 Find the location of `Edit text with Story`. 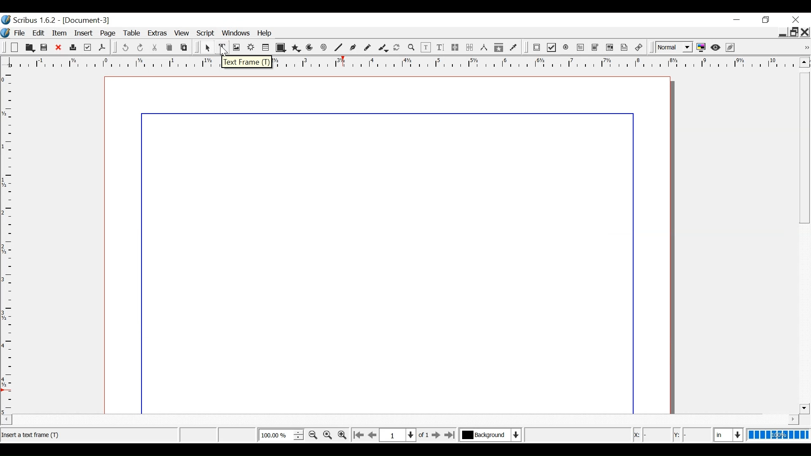

Edit text with Story is located at coordinates (440, 48).